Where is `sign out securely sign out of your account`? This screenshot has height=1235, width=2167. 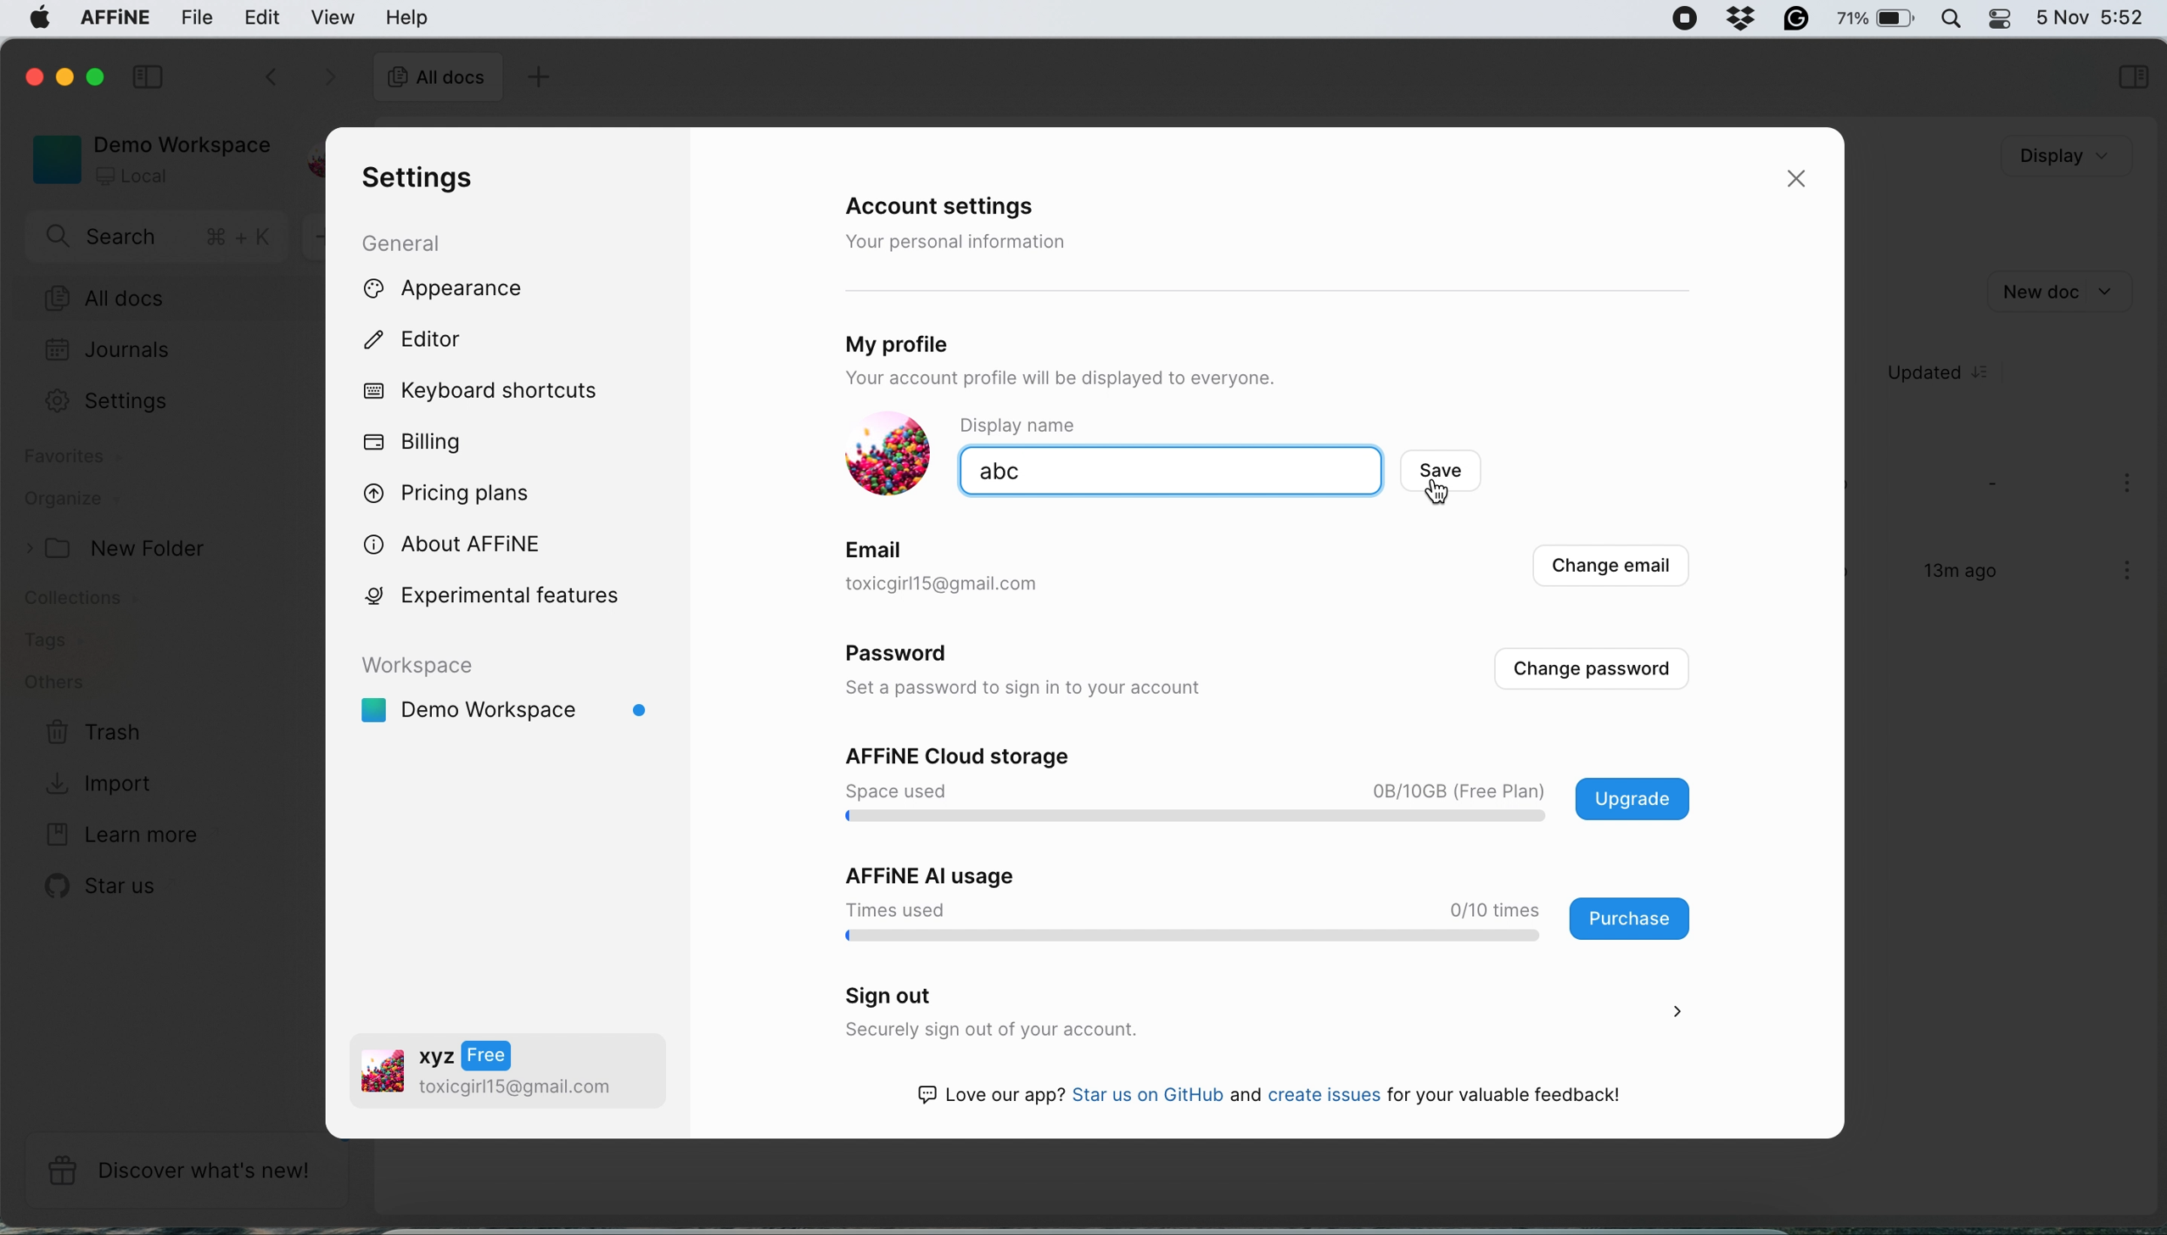
sign out securely sign out of your account is located at coordinates (1257, 1014).